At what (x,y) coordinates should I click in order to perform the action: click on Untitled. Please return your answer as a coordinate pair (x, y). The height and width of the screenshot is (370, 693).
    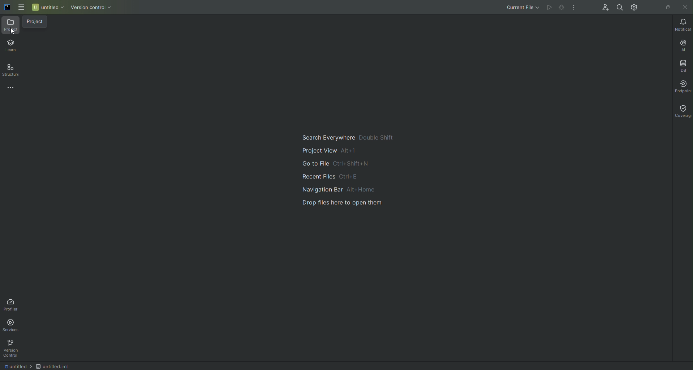
    Looking at the image, I should click on (53, 366).